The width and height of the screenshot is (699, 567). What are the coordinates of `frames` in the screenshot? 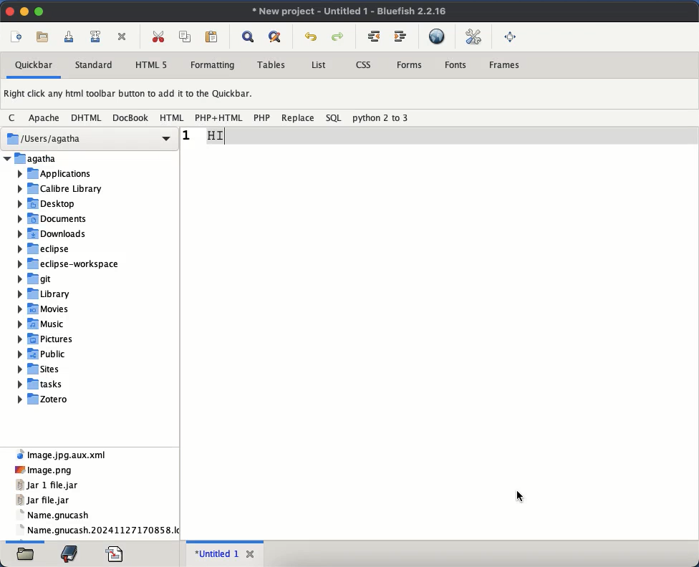 It's located at (505, 64).